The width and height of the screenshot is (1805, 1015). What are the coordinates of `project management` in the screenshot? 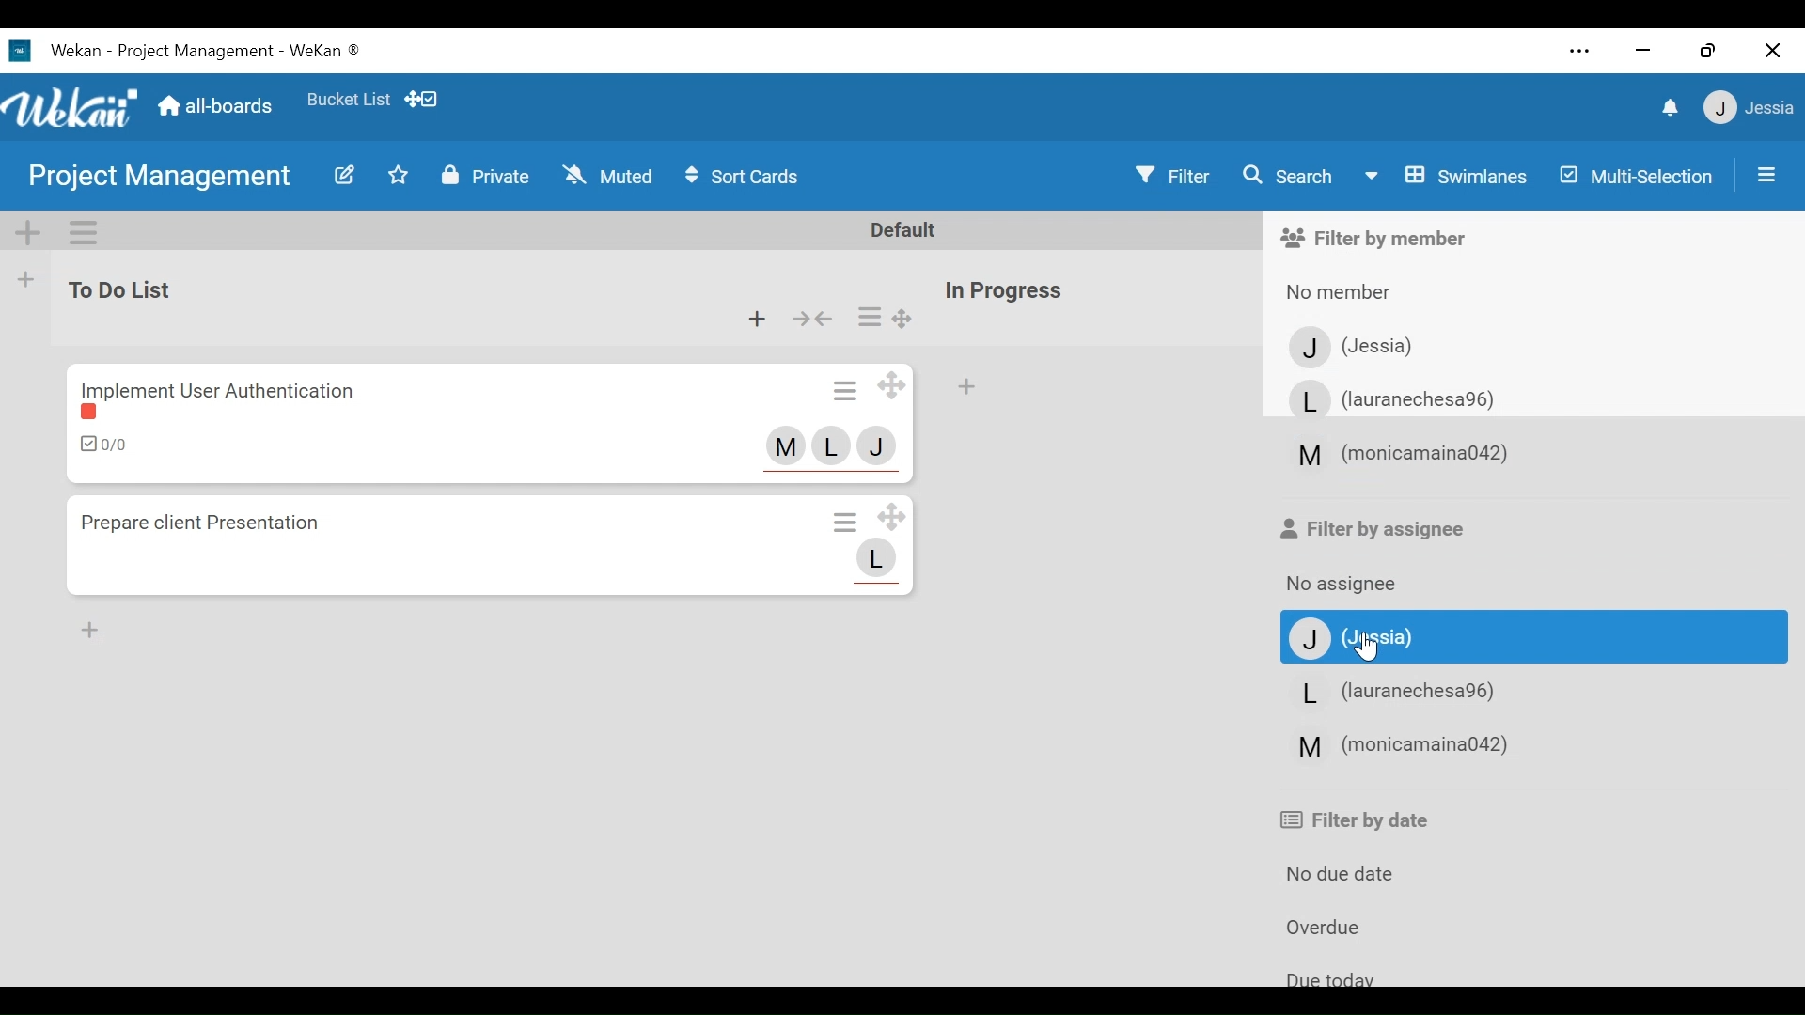 It's located at (159, 175).